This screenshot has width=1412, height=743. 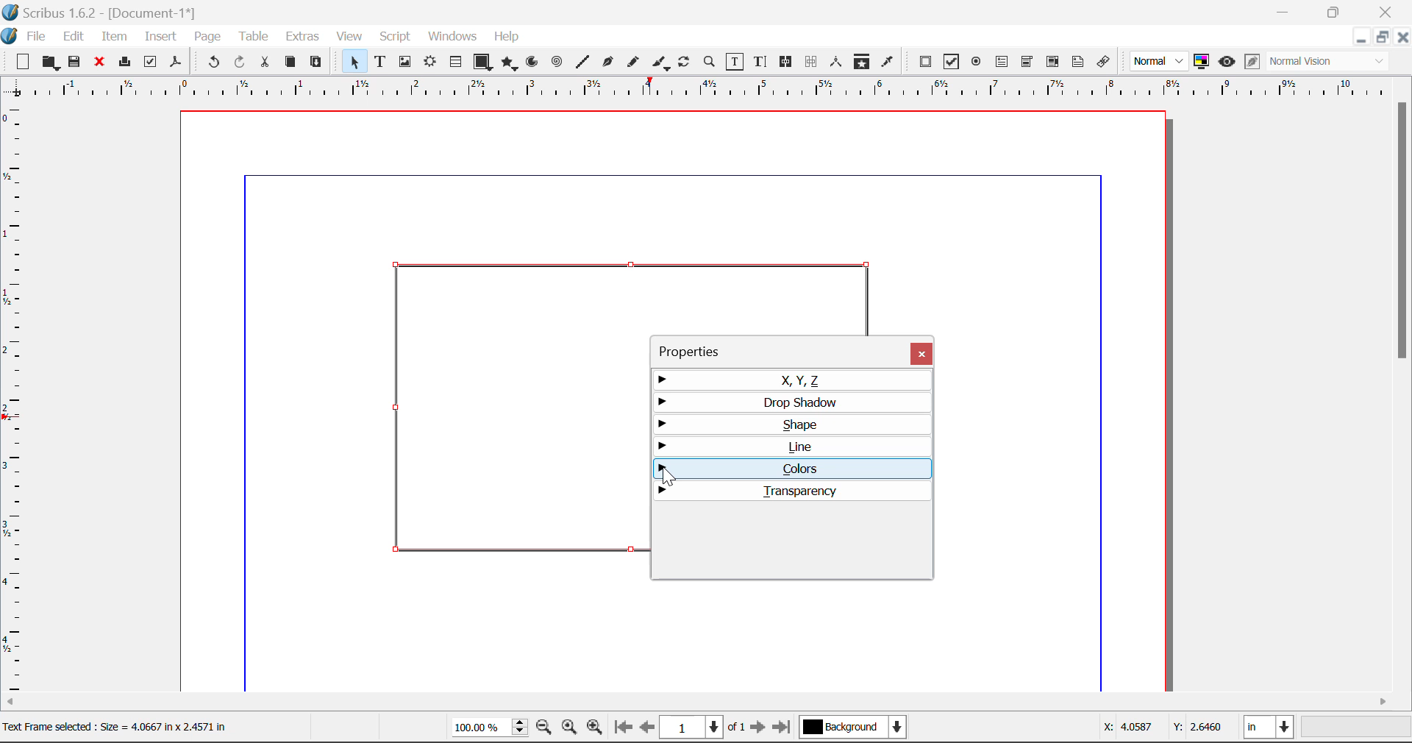 What do you see at coordinates (735, 61) in the screenshot?
I see `Edit Contents of Frame` at bounding box center [735, 61].